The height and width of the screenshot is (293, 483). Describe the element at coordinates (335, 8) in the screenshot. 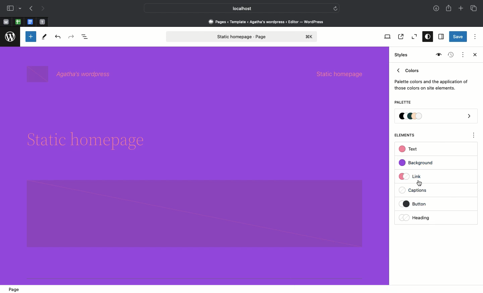

I see `refresh` at that location.